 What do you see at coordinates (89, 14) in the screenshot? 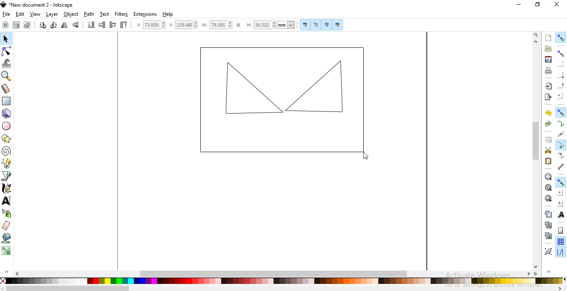
I see `path` at bounding box center [89, 14].